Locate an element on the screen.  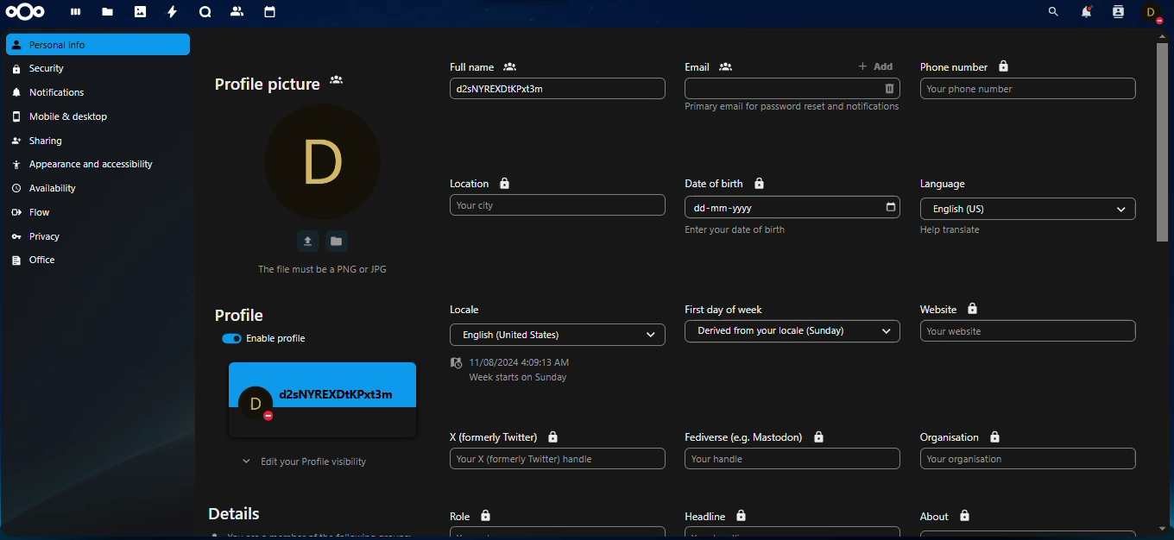
activity is located at coordinates (170, 13).